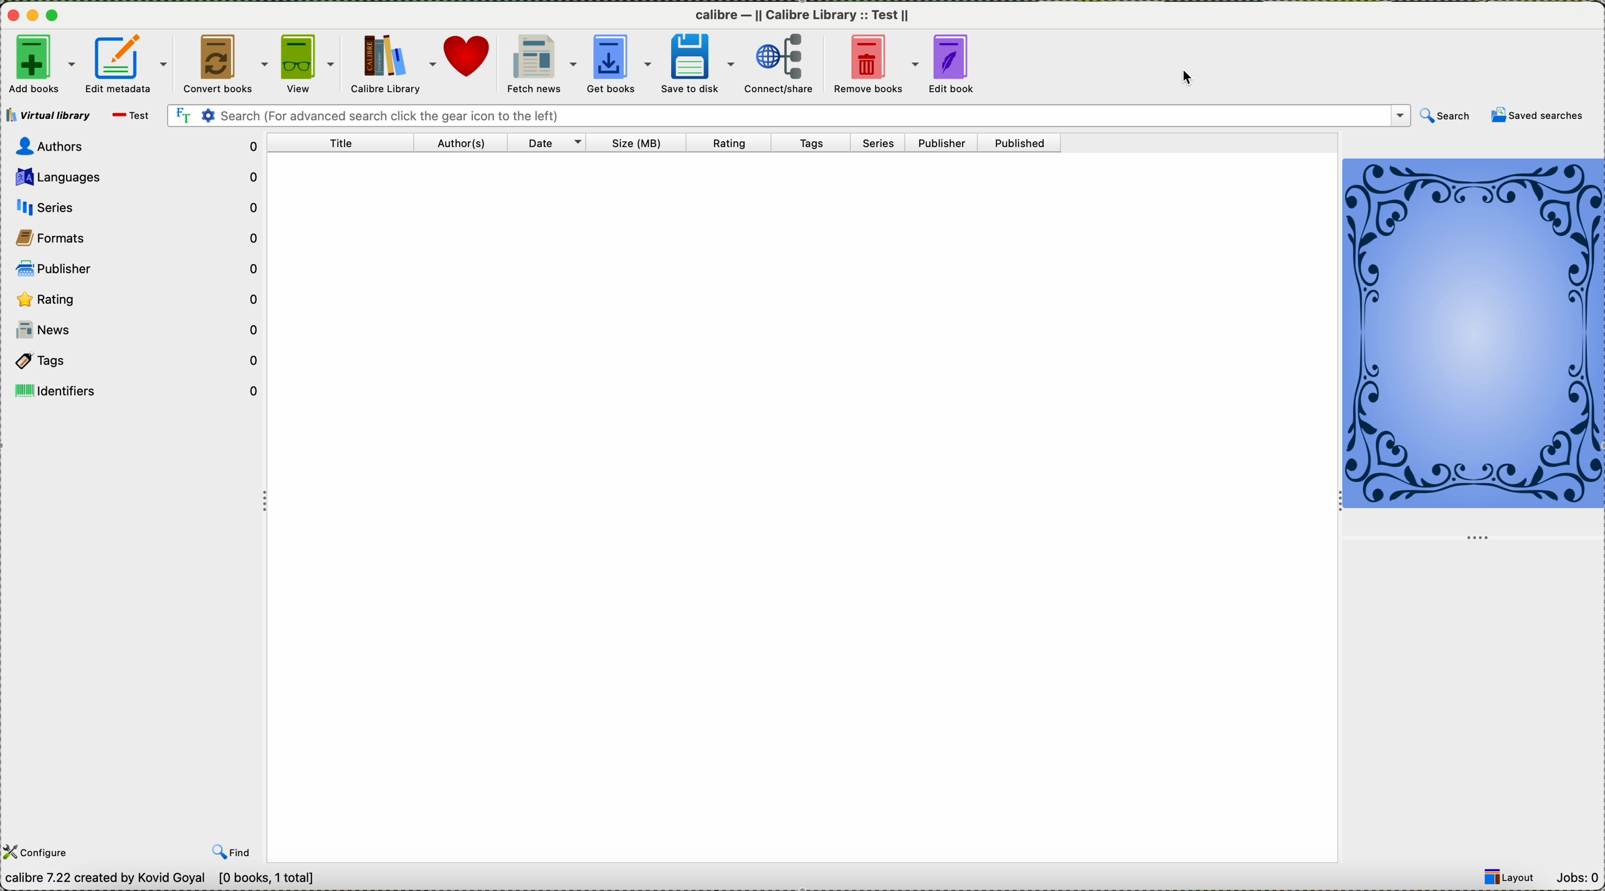 The width and height of the screenshot is (1605, 891). Describe the element at coordinates (138, 267) in the screenshot. I see `publisher` at that location.